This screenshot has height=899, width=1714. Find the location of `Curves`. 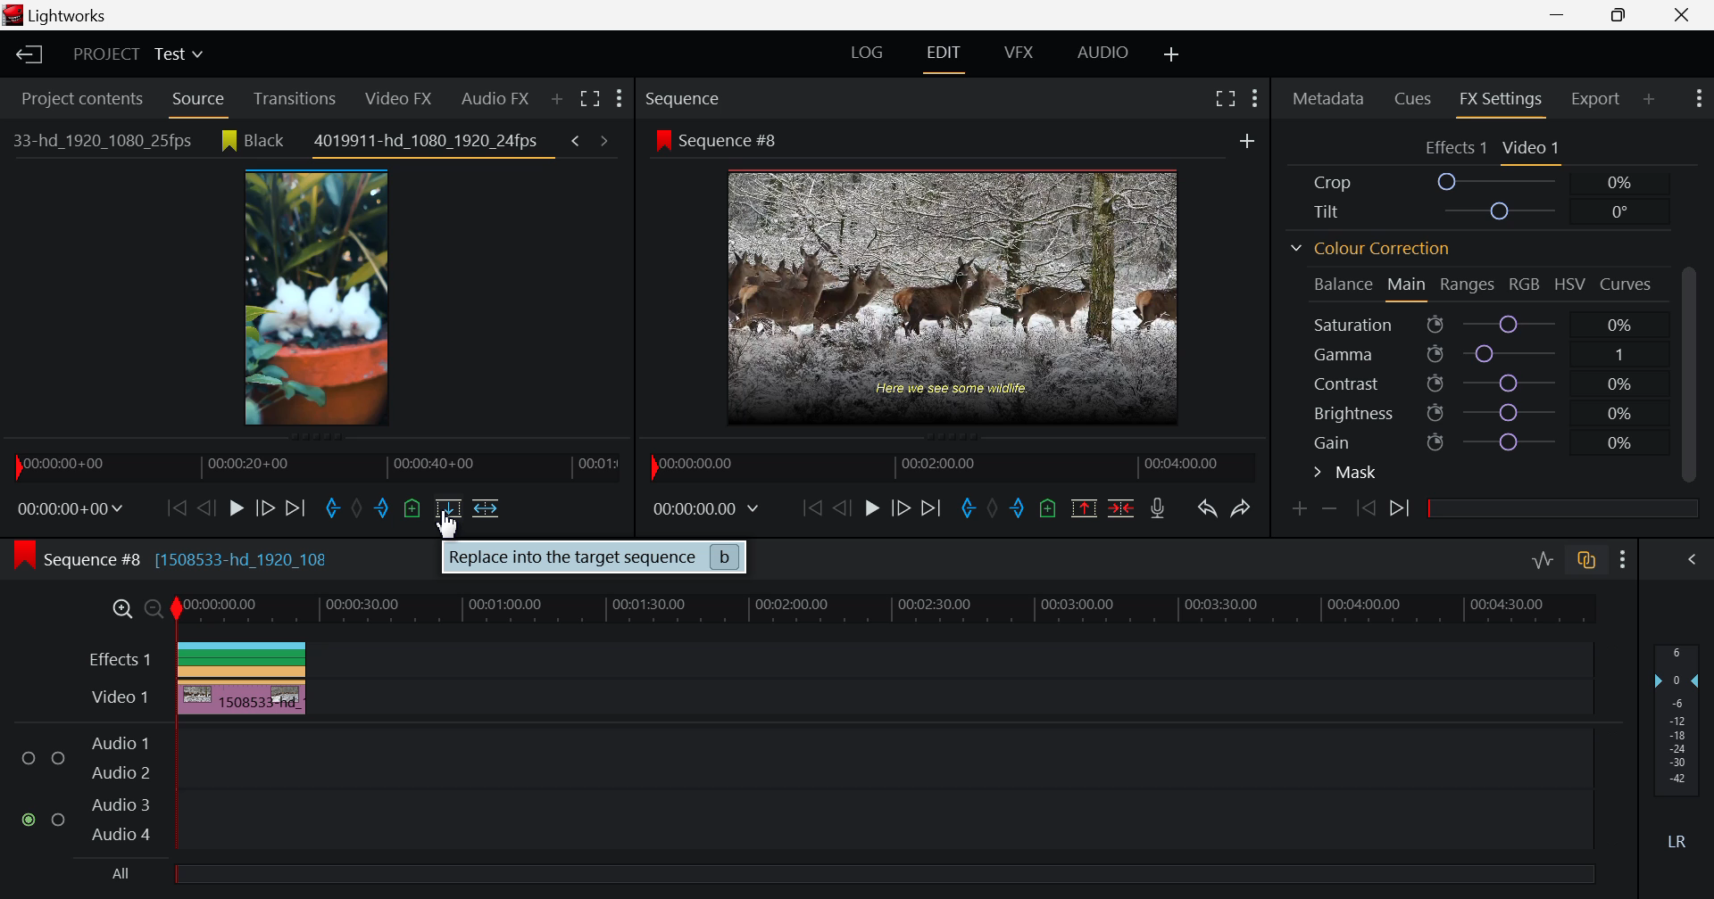

Curves is located at coordinates (1630, 285).